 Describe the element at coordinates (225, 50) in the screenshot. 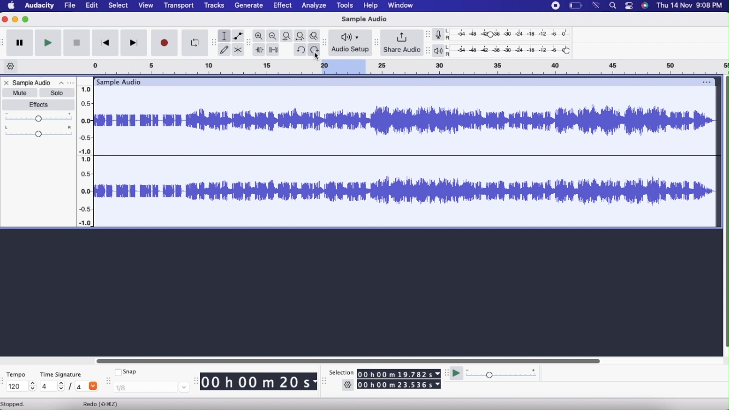

I see `Draw tool` at that location.